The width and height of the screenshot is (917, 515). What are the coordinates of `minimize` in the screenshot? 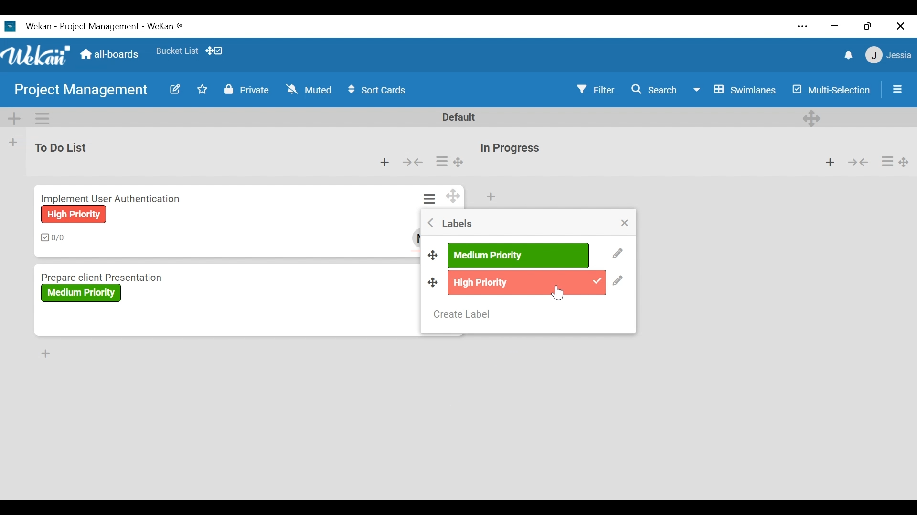 It's located at (834, 27).